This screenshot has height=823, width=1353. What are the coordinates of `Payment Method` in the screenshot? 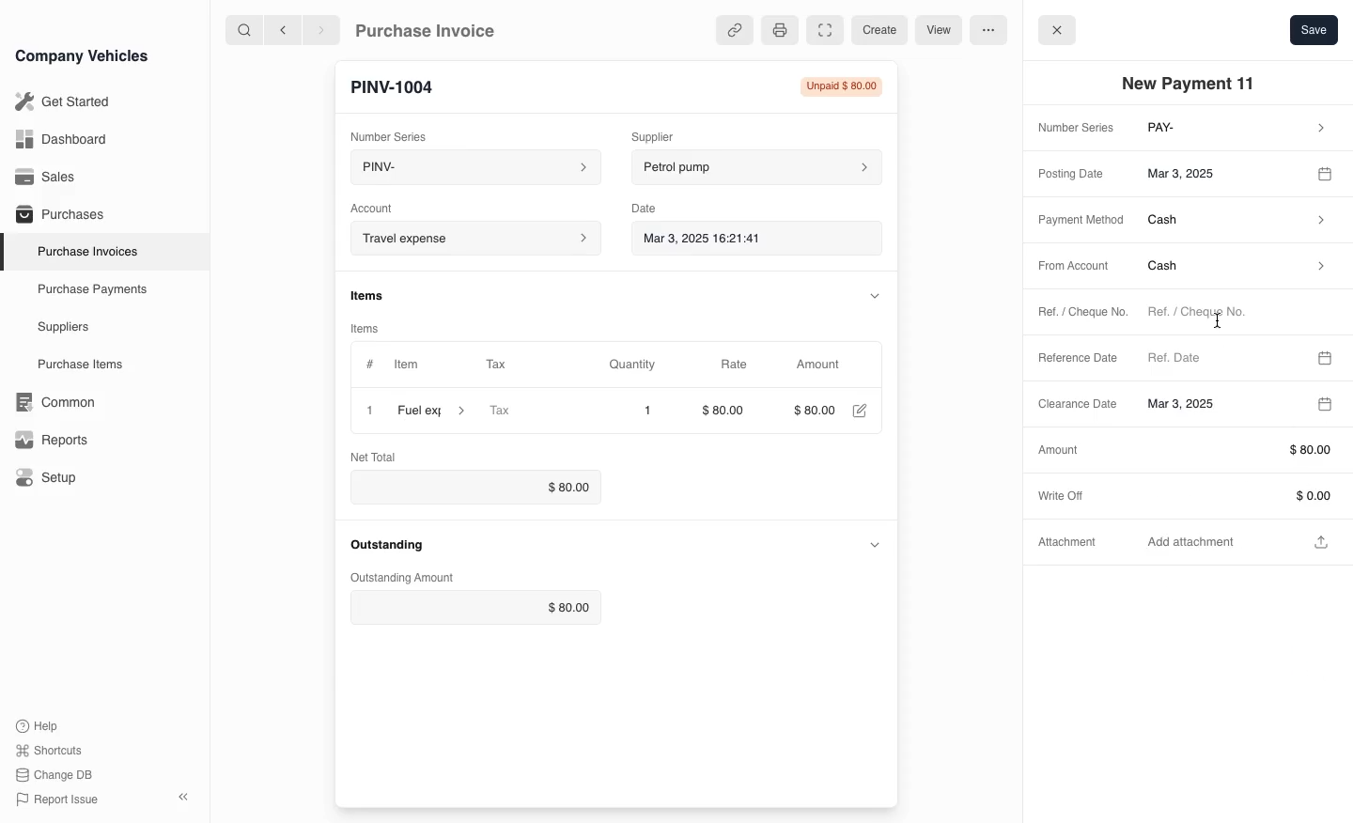 It's located at (1075, 221).